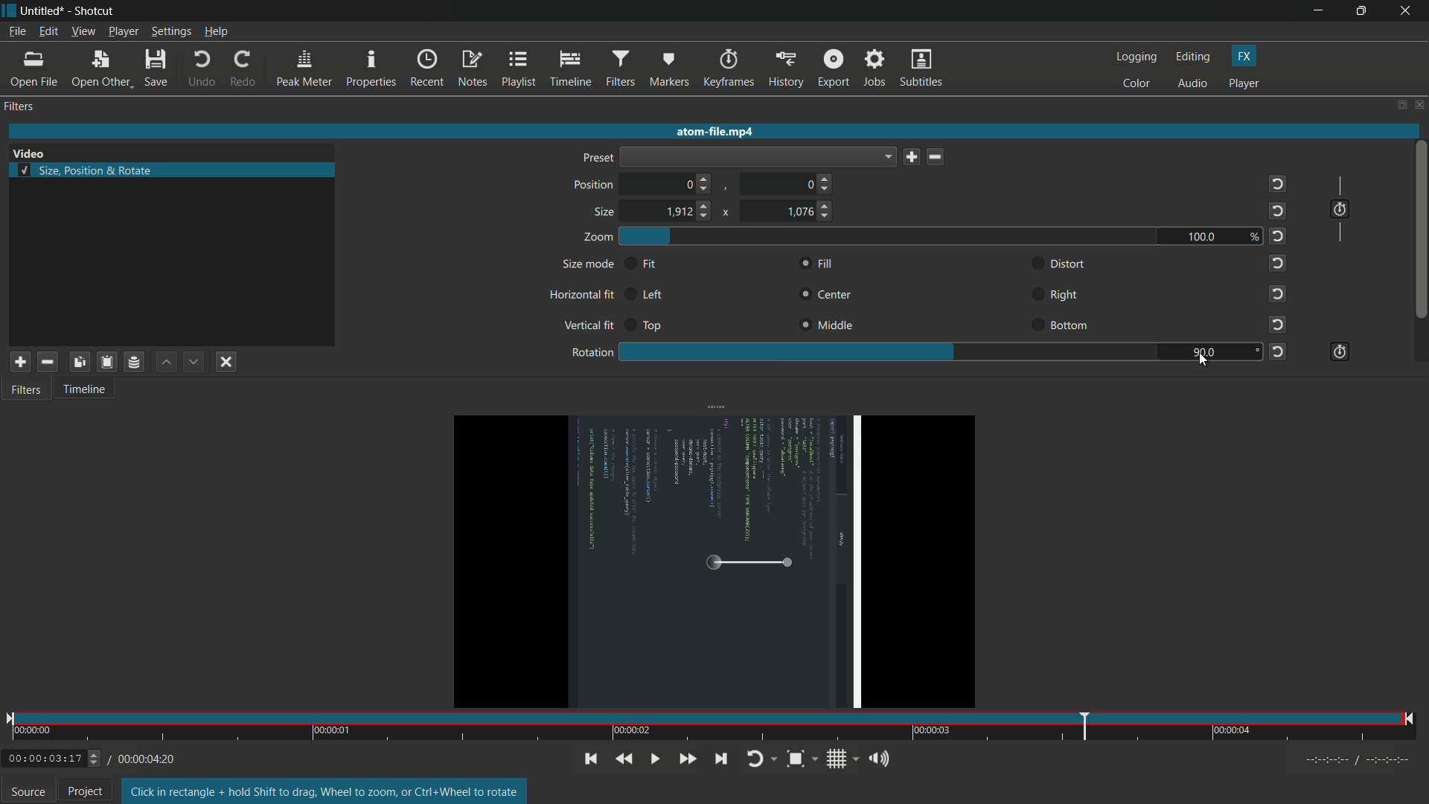 Image resolution: width=1429 pixels, height=804 pixels. Describe the element at coordinates (93, 13) in the screenshot. I see `shotcut` at that location.